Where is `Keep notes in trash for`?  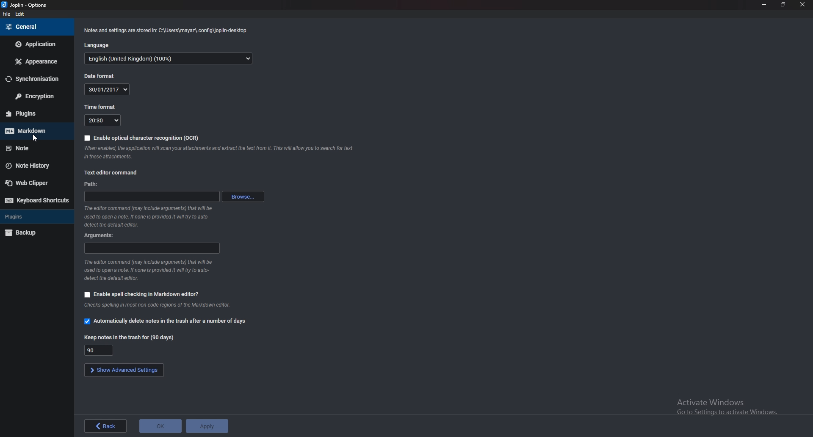
Keep notes in trash for is located at coordinates (103, 350).